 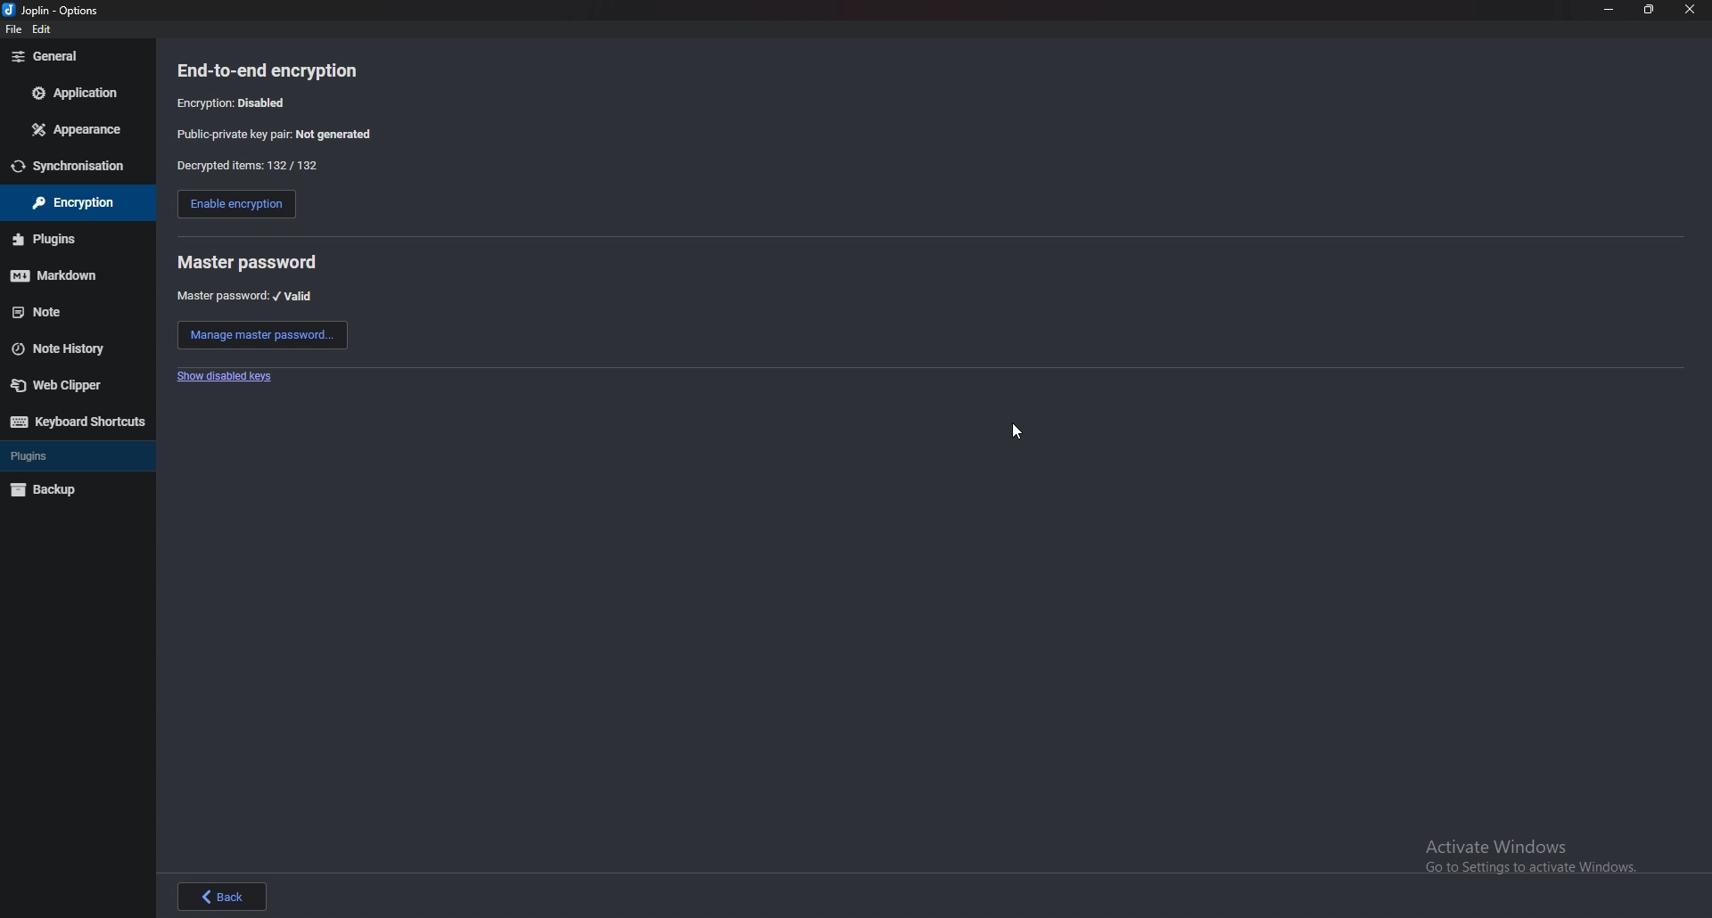 I want to click on encryption, so click(x=68, y=203).